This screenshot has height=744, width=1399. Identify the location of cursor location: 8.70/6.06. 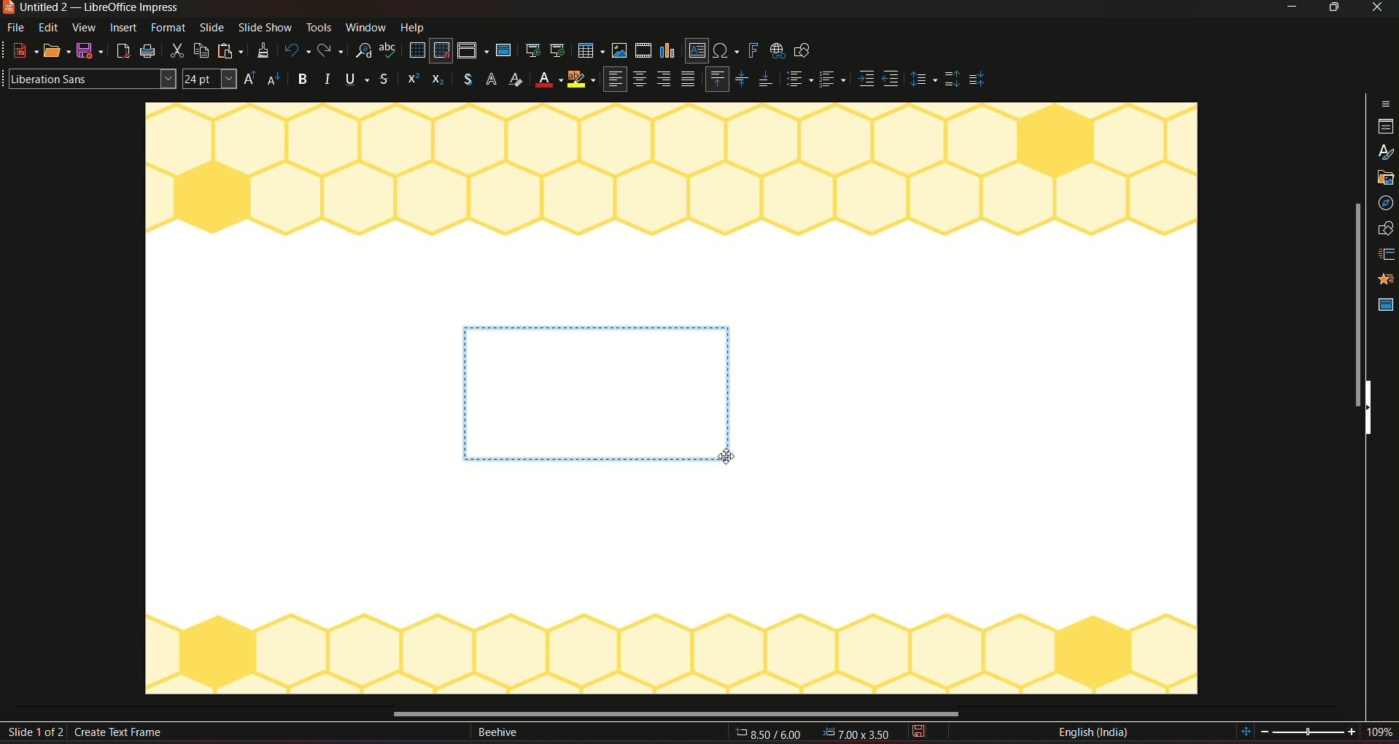
(770, 736).